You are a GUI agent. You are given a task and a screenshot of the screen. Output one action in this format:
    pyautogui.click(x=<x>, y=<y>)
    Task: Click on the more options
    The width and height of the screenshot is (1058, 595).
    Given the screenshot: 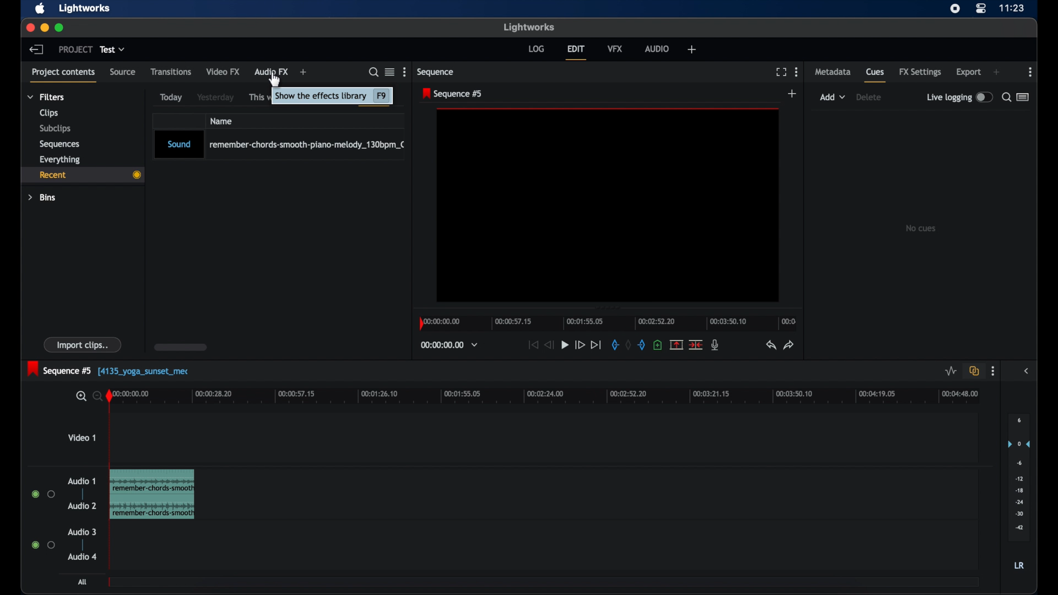 What is the action you would take?
    pyautogui.click(x=796, y=72)
    